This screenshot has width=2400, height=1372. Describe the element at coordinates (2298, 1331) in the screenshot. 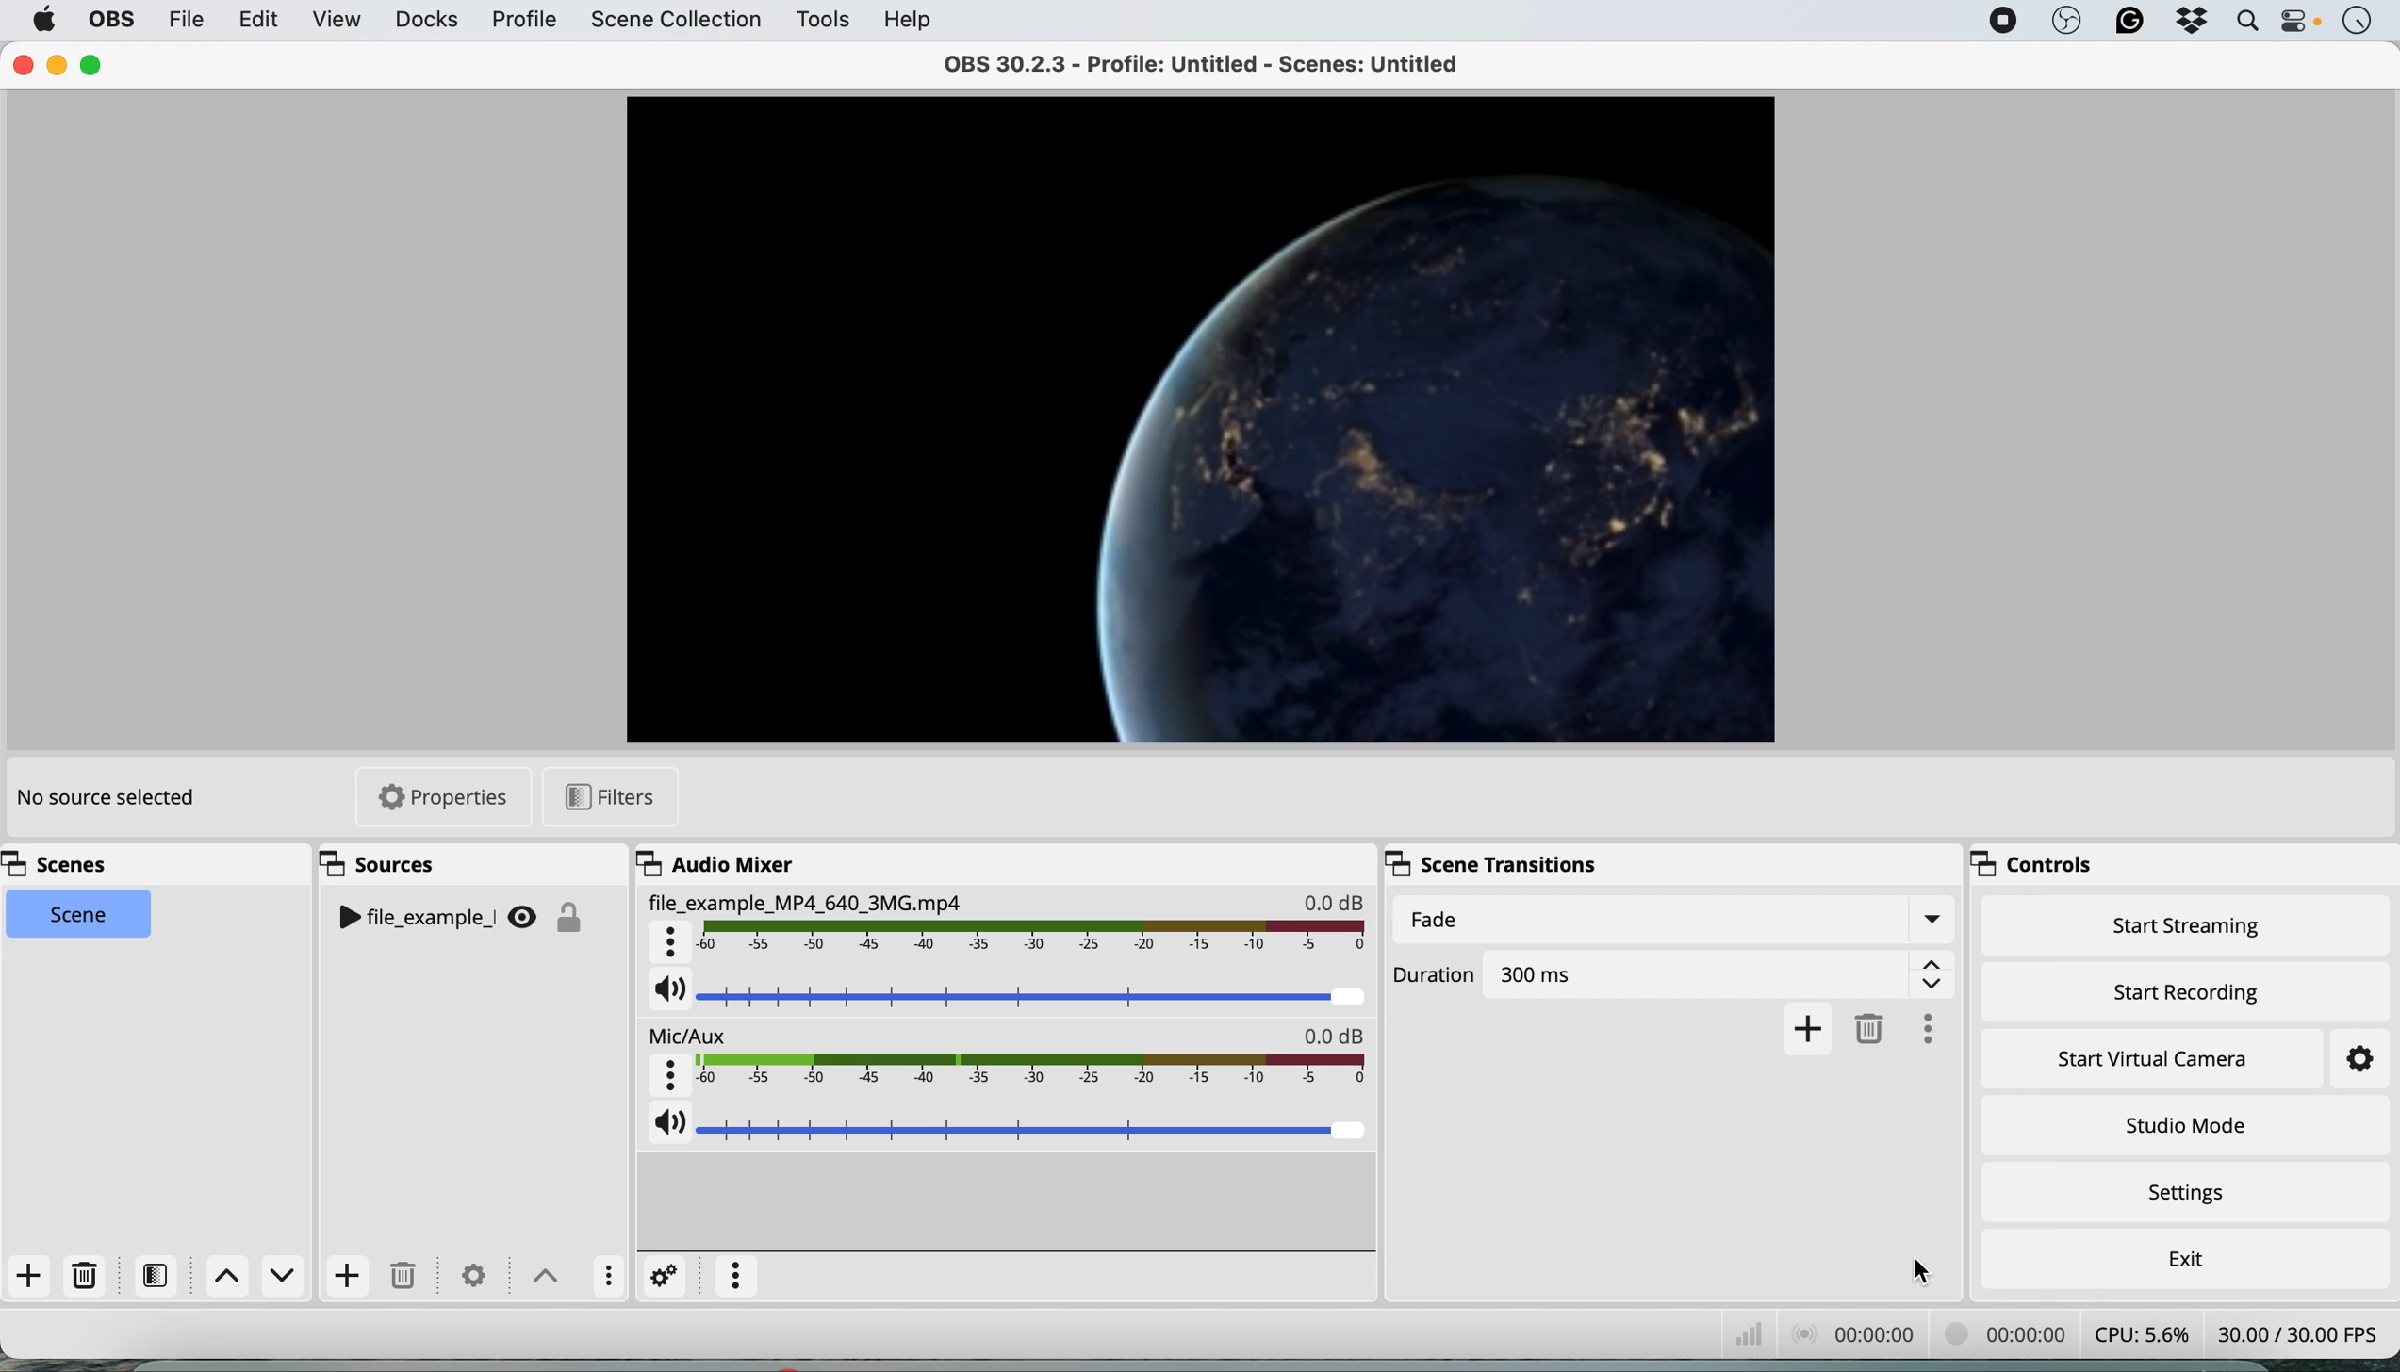

I see `frames per second` at that location.